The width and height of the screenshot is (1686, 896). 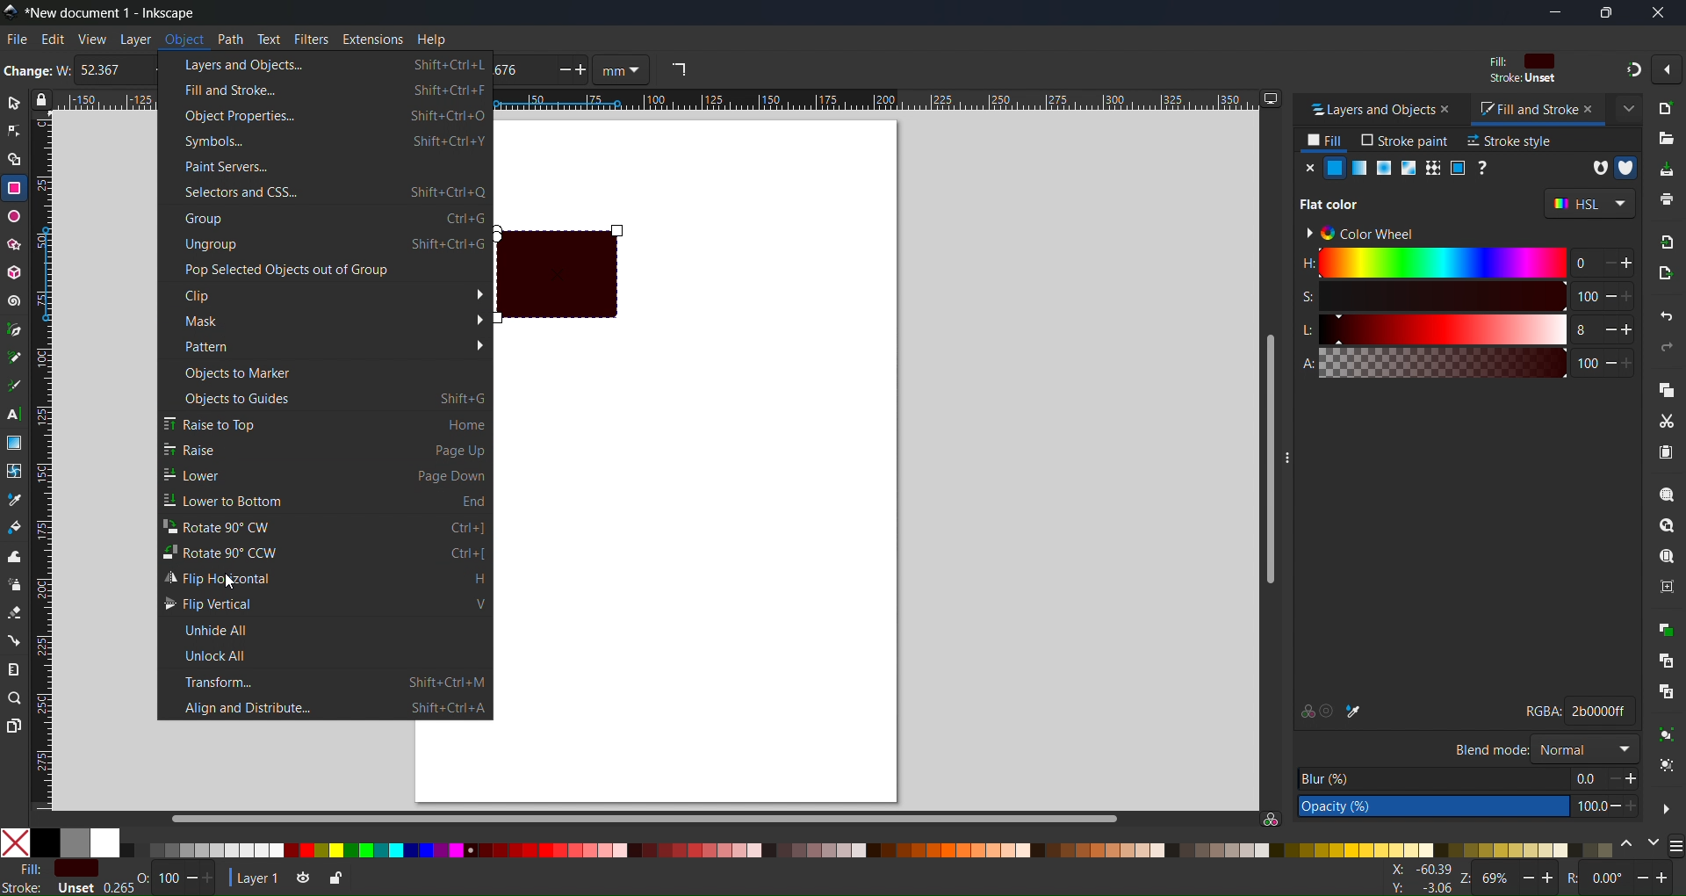 I want to click on Help, so click(x=430, y=39).